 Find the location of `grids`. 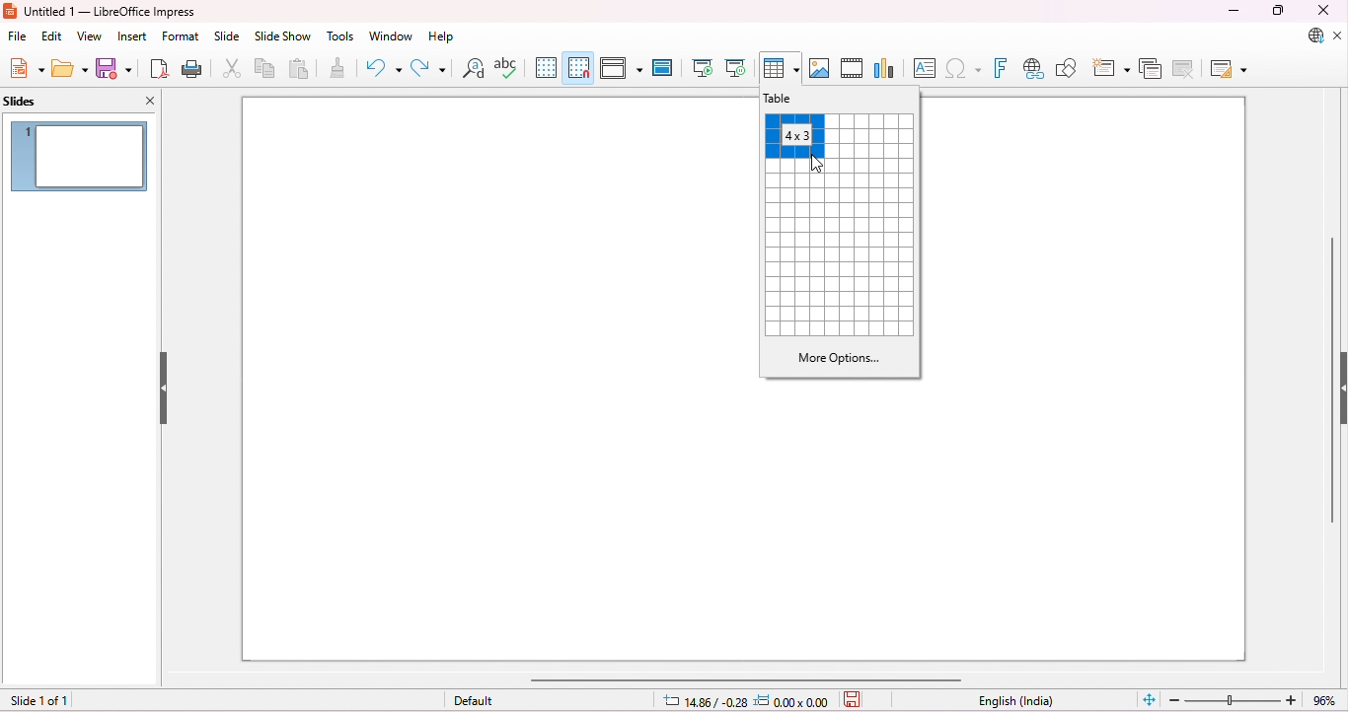

grids is located at coordinates (843, 249).